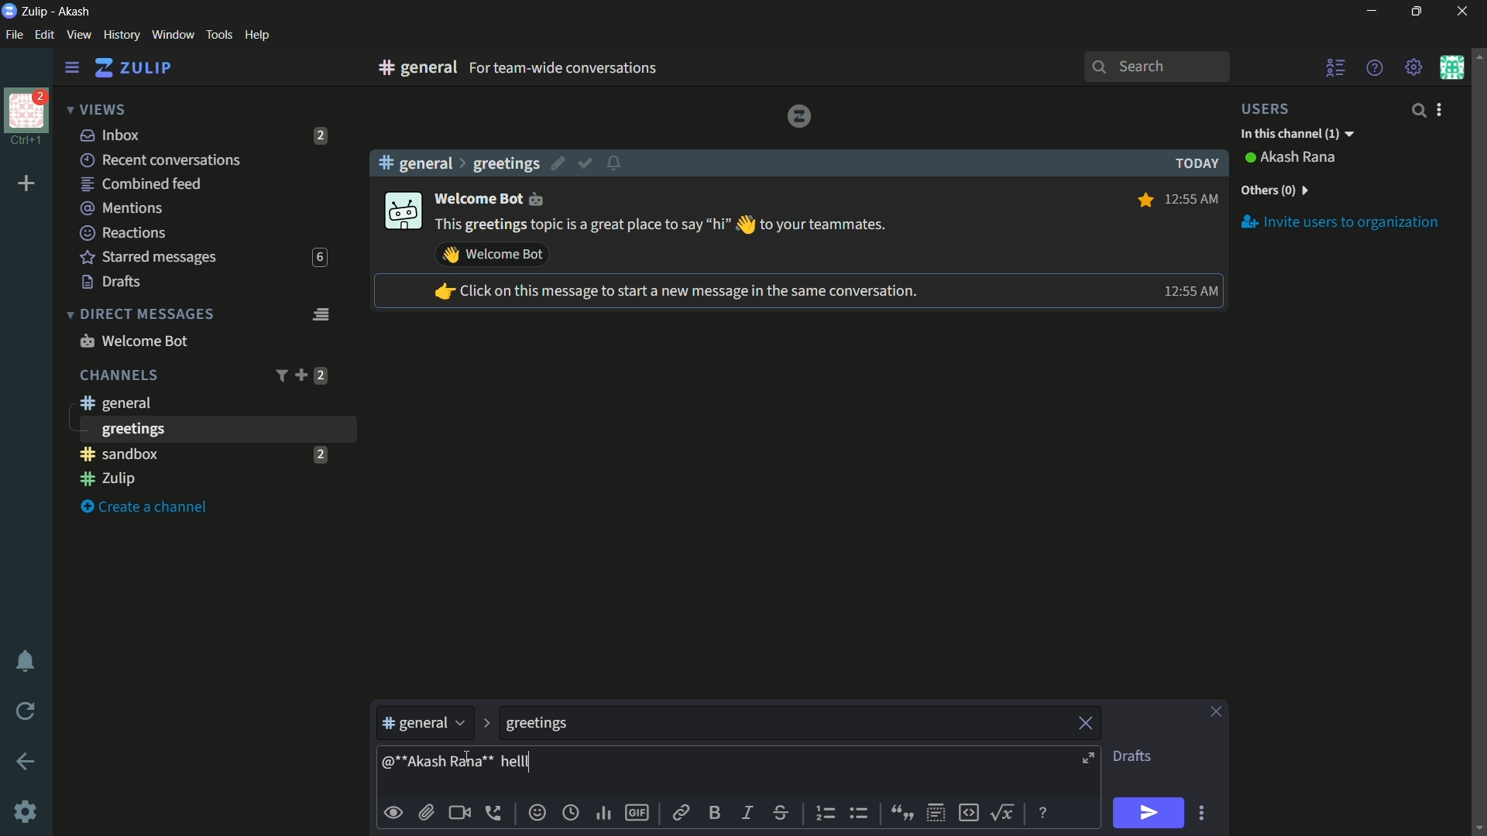 Image resolution: width=1487 pixels, height=836 pixels. What do you see at coordinates (496, 813) in the screenshot?
I see `add voice call` at bounding box center [496, 813].